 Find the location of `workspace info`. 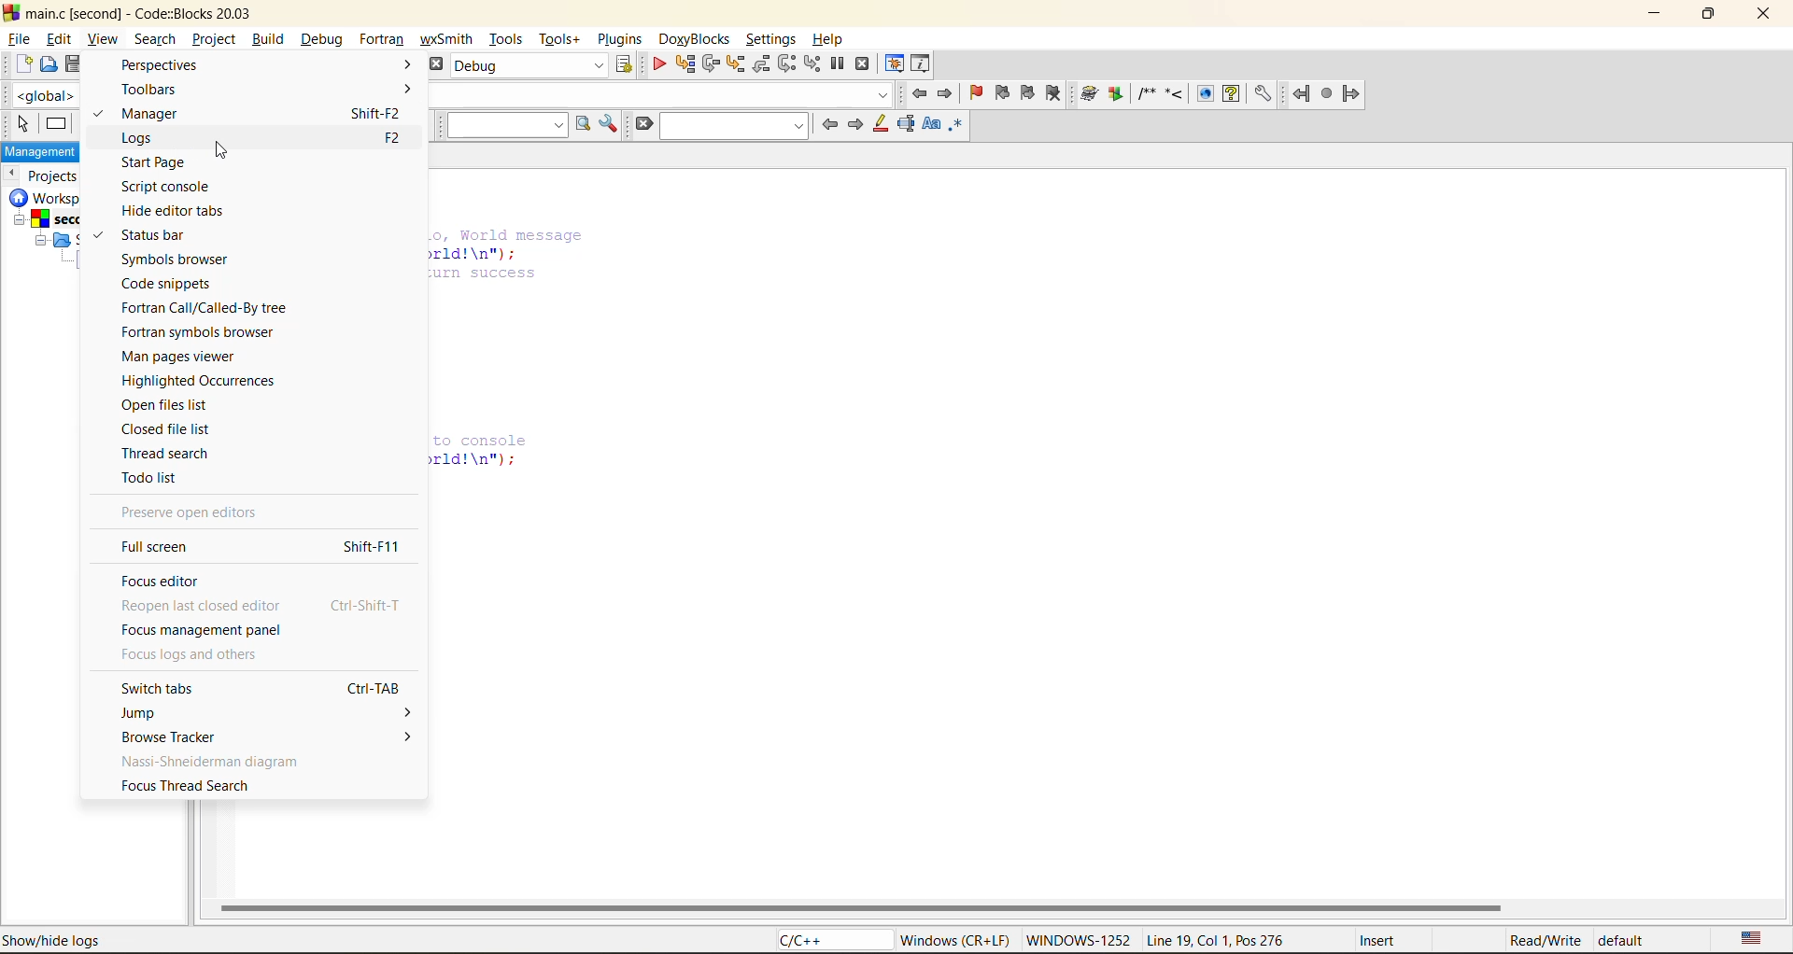

workspace info is located at coordinates (51, 236).